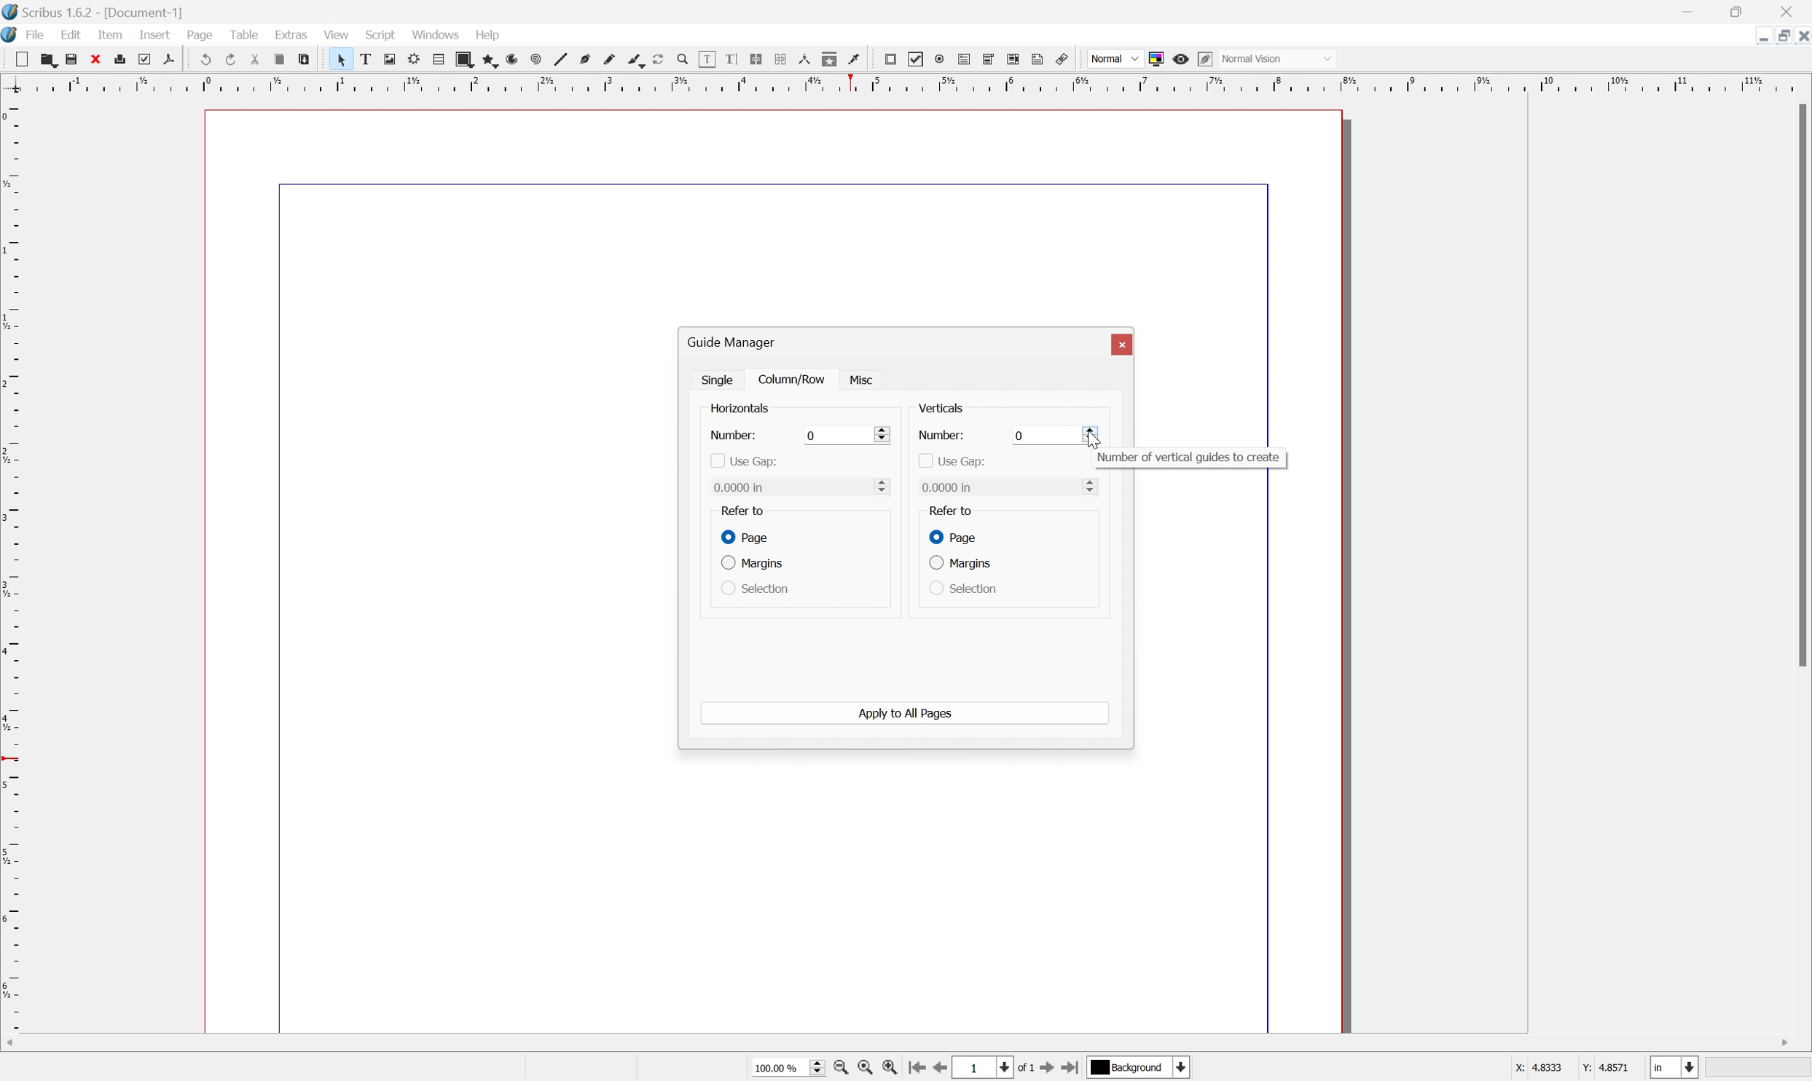 Image resolution: width=1812 pixels, height=1081 pixels. I want to click on pdf push button, so click(892, 59).